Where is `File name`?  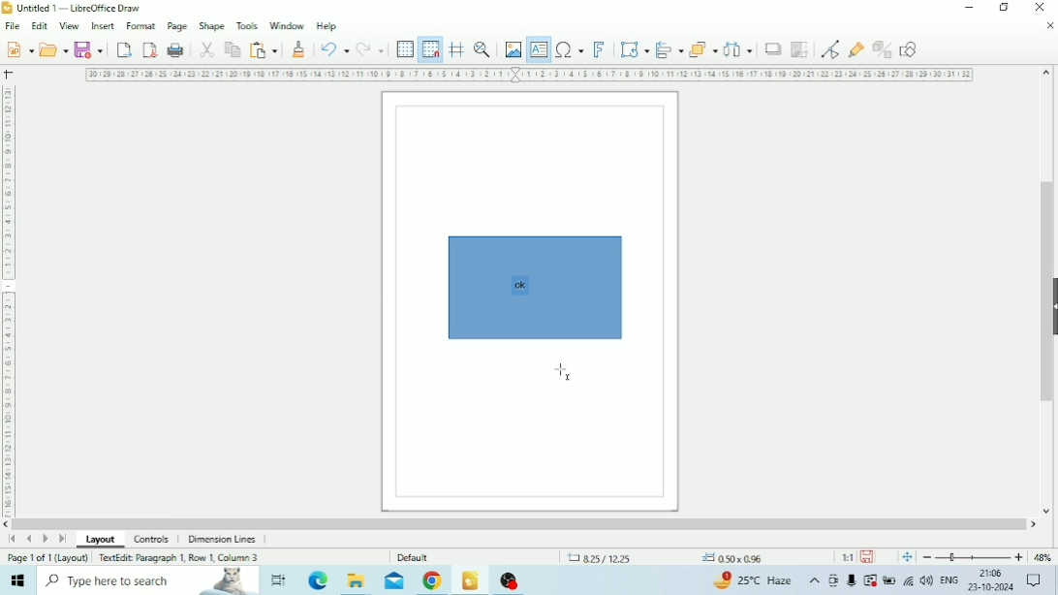
File name is located at coordinates (82, 8).